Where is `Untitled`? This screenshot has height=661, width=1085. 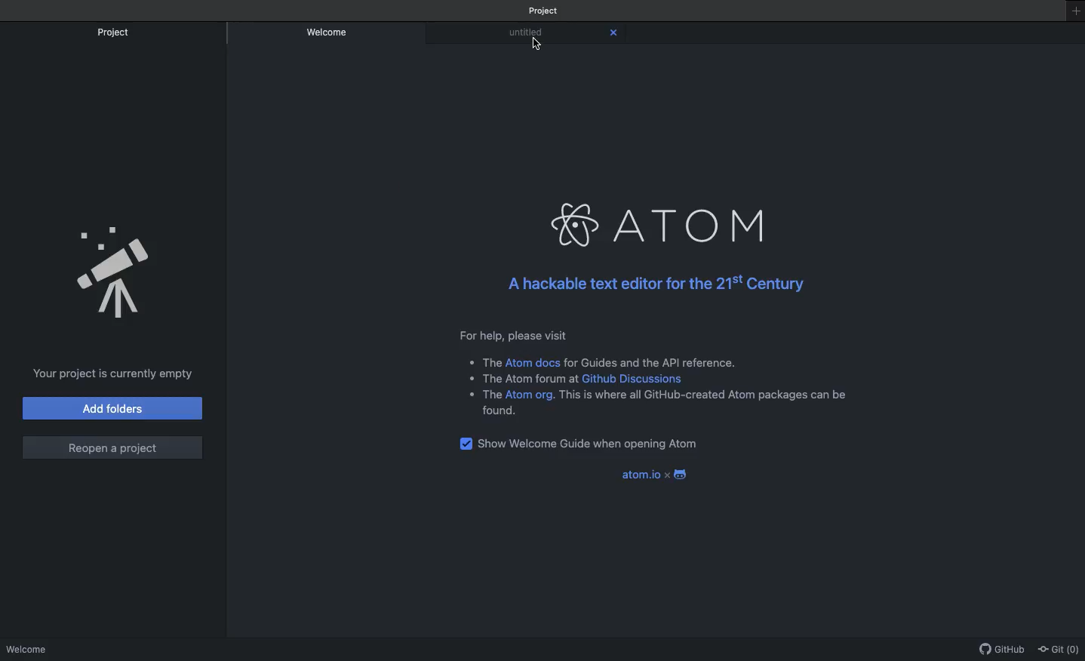 Untitled is located at coordinates (524, 33).